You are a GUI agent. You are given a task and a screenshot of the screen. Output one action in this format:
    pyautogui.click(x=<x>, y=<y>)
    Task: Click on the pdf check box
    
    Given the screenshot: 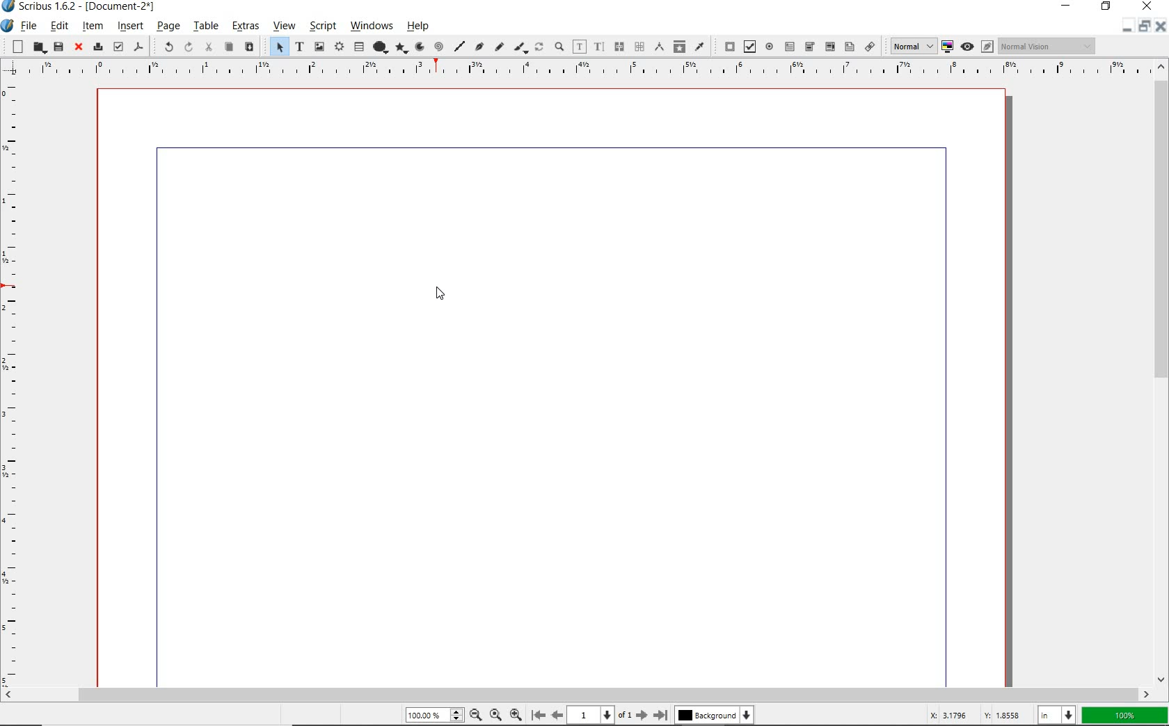 What is the action you would take?
    pyautogui.click(x=748, y=47)
    